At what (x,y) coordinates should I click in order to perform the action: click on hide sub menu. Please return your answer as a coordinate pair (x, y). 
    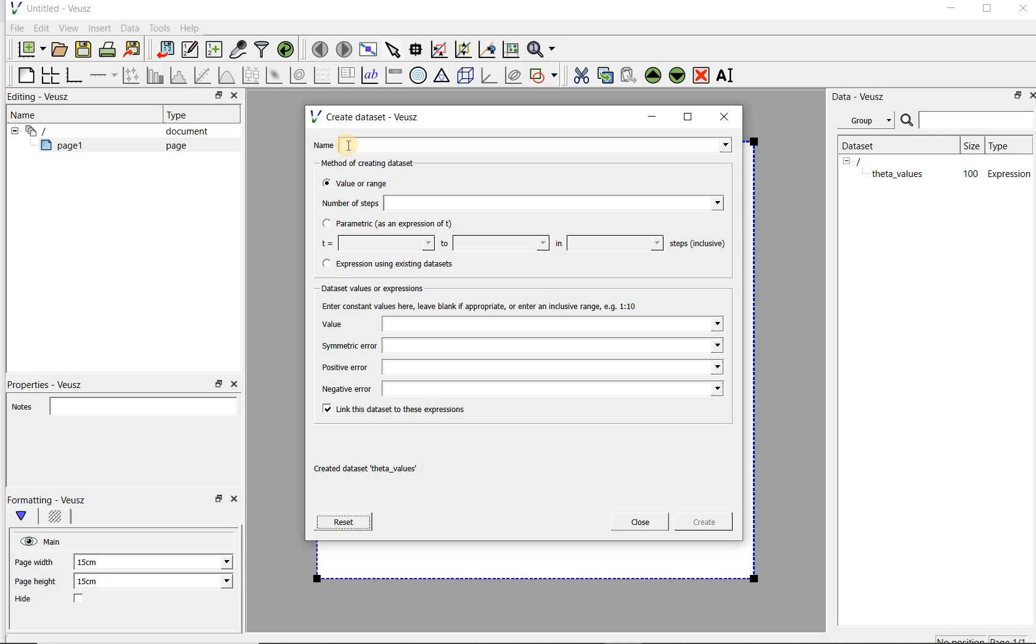
    Looking at the image, I should click on (847, 160).